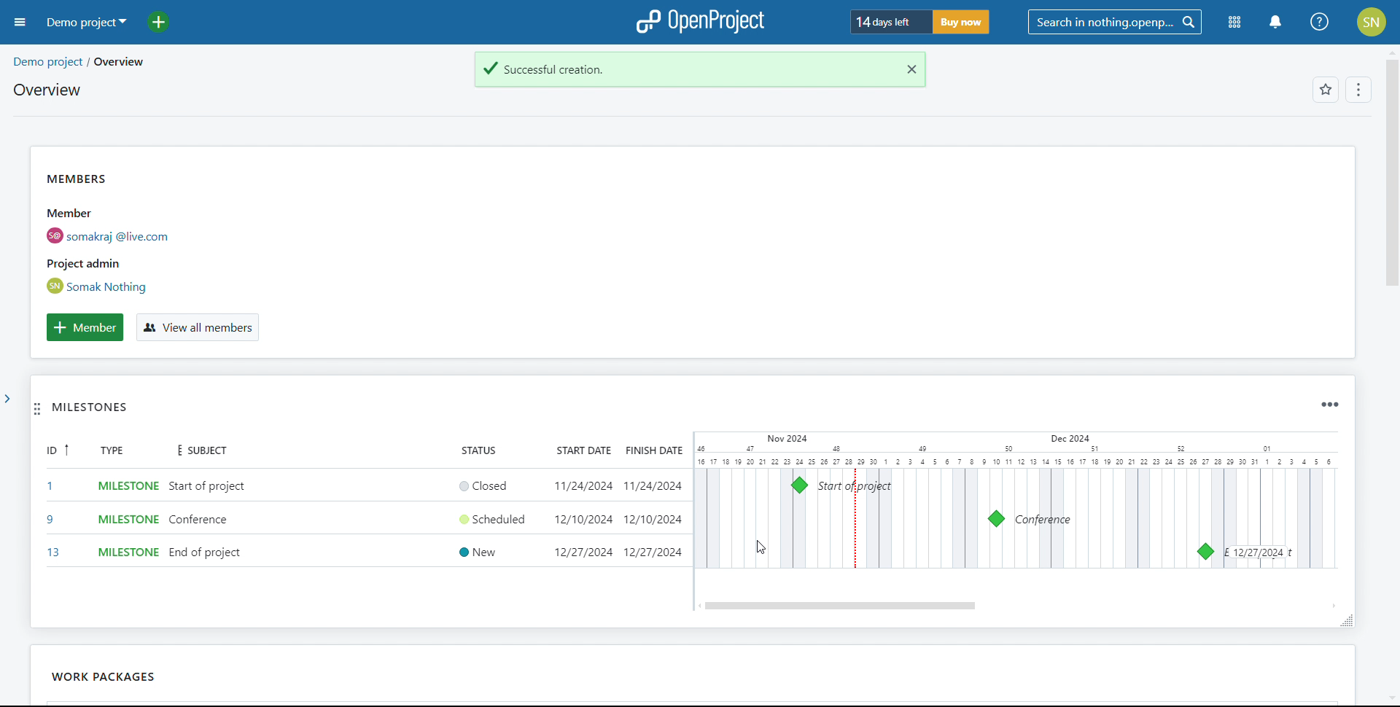  Describe the element at coordinates (203, 453) in the screenshot. I see `subject` at that location.